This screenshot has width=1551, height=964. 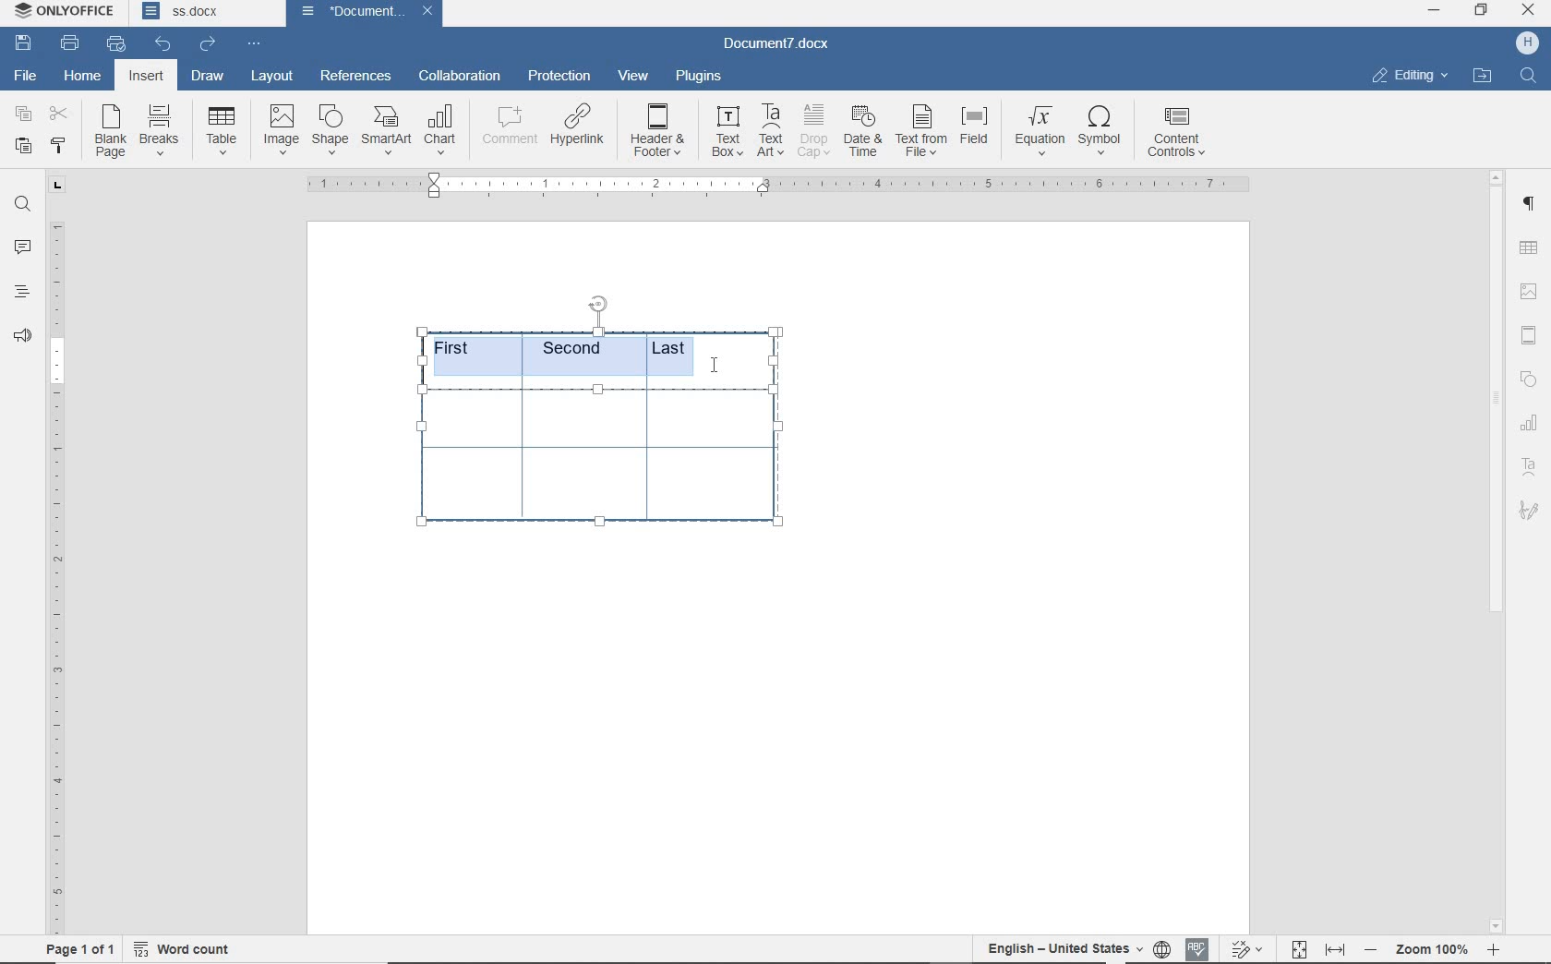 What do you see at coordinates (977, 131) in the screenshot?
I see `field` at bounding box center [977, 131].